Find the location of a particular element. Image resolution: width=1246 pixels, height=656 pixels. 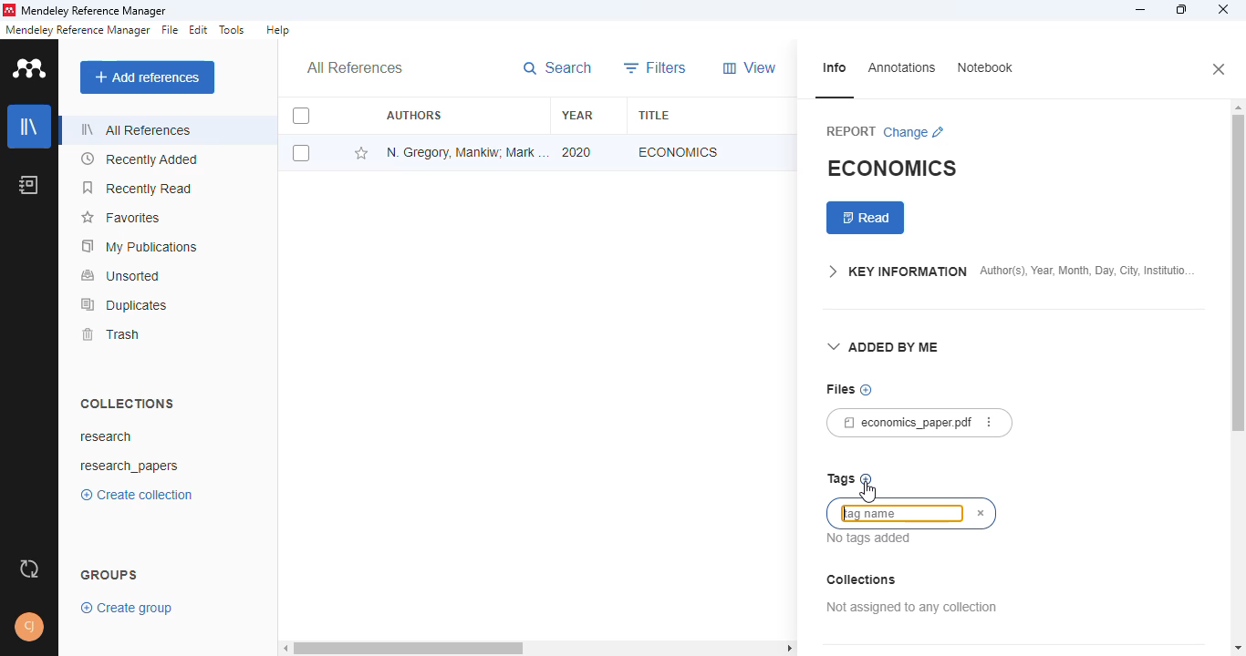

authors is located at coordinates (414, 114).